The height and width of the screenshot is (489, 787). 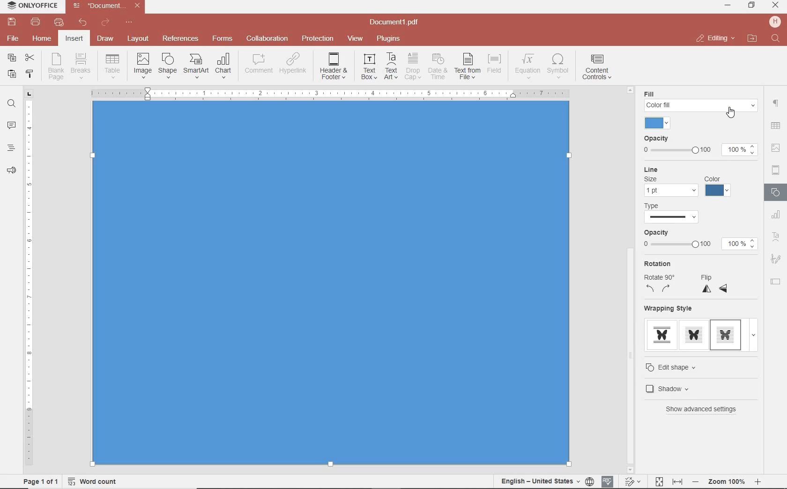 I want to click on INSERT FIELD, so click(x=495, y=64).